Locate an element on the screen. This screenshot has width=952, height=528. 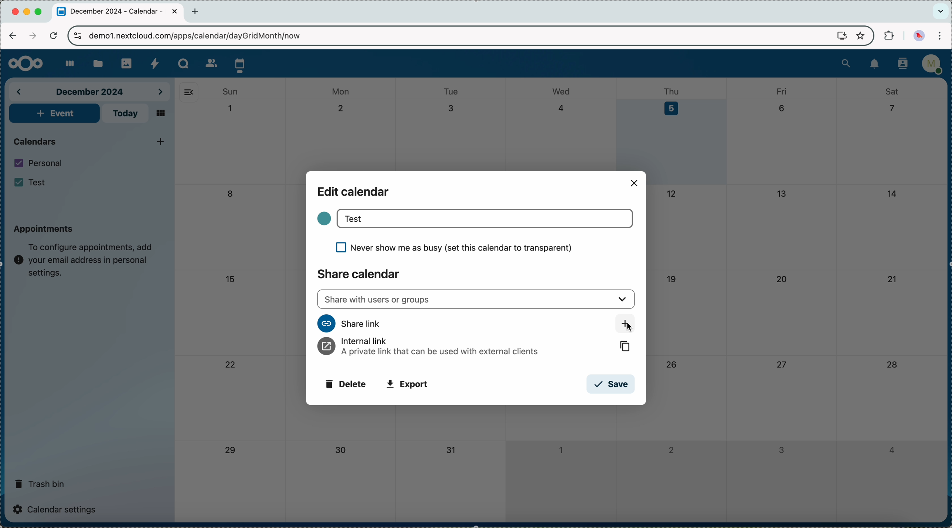
URL is located at coordinates (201, 35).